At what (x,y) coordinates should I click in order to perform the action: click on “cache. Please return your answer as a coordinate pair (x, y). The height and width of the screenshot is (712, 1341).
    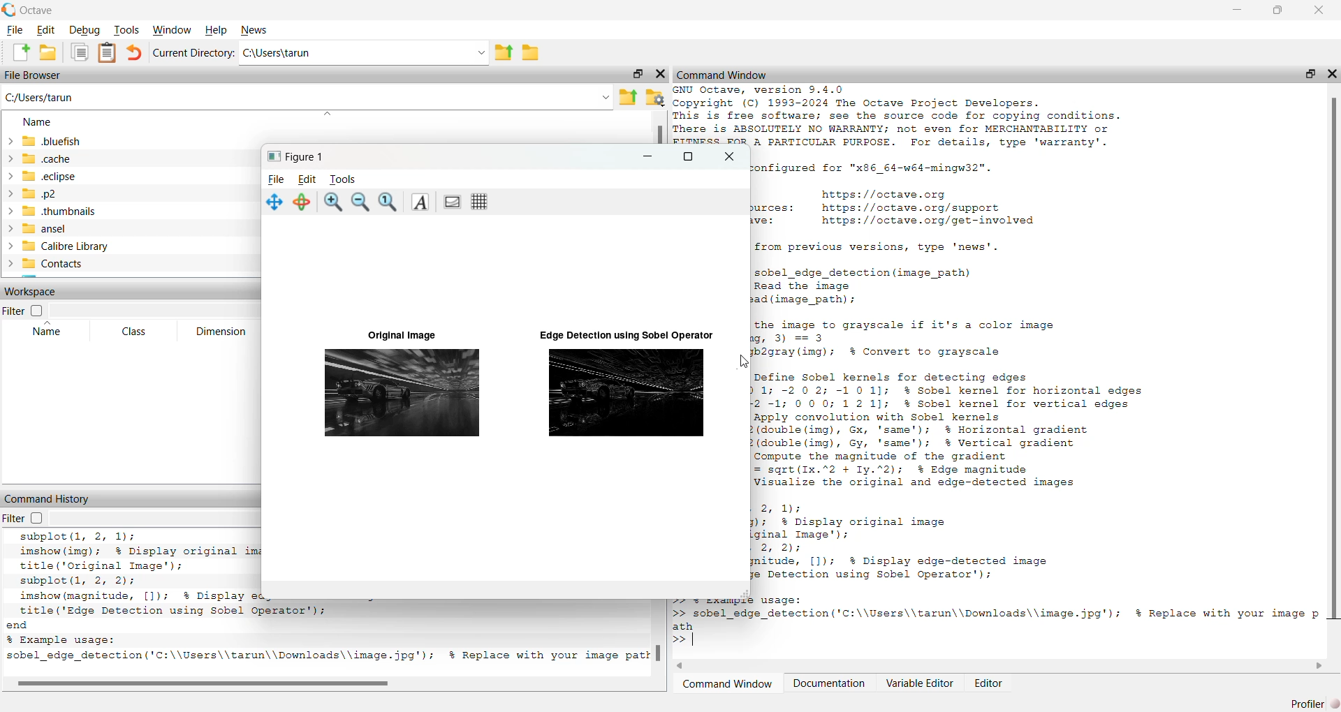
    Looking at the image, I should click on (41, 158).